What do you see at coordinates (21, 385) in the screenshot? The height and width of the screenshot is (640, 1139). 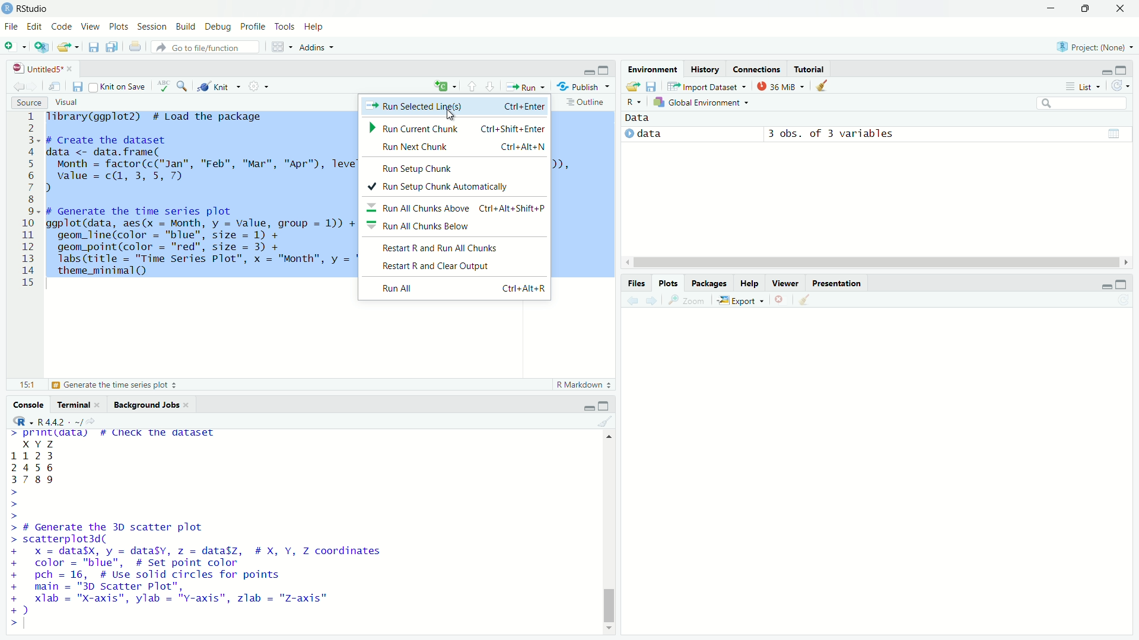 I see `13:63` at bounding box center [21, 385].